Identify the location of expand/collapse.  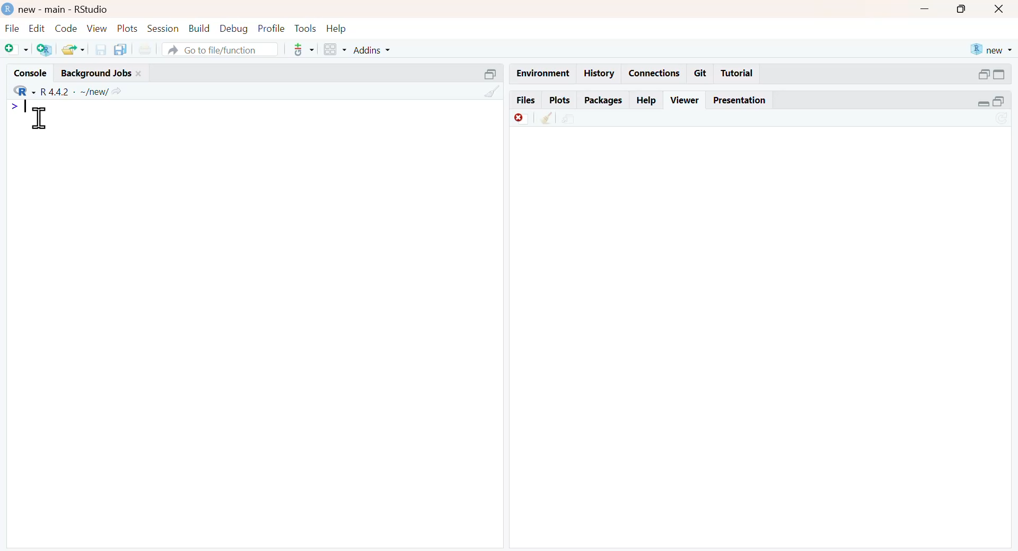
(982, 103).